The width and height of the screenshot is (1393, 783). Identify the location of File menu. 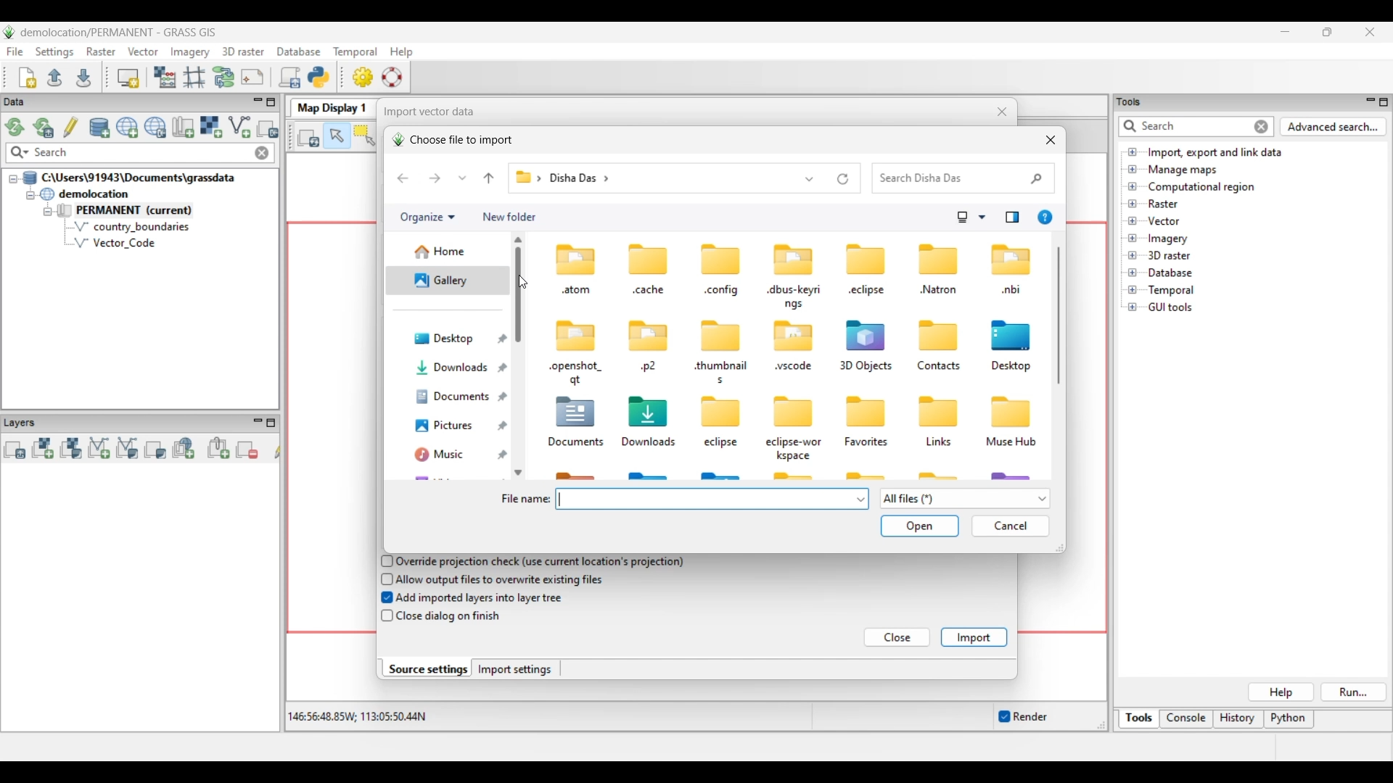
(15, 51).